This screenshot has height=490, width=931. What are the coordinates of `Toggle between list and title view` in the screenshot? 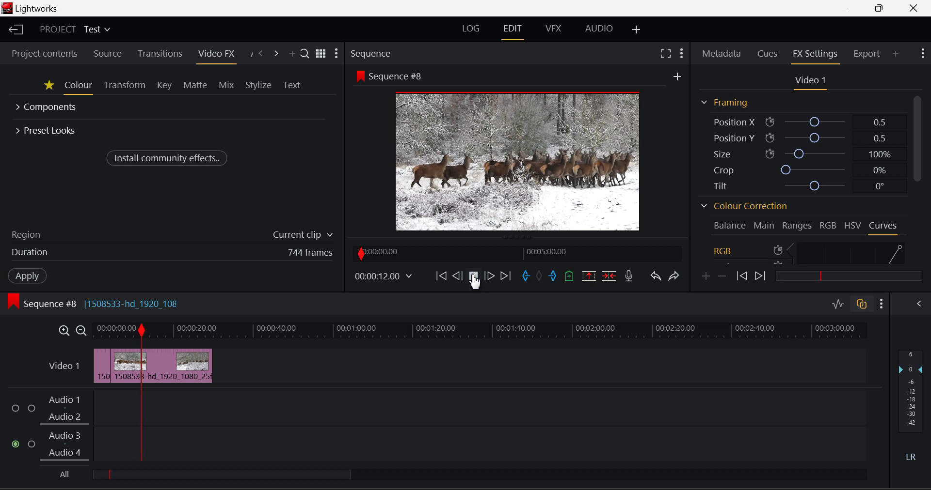 It's located at (321, 54).